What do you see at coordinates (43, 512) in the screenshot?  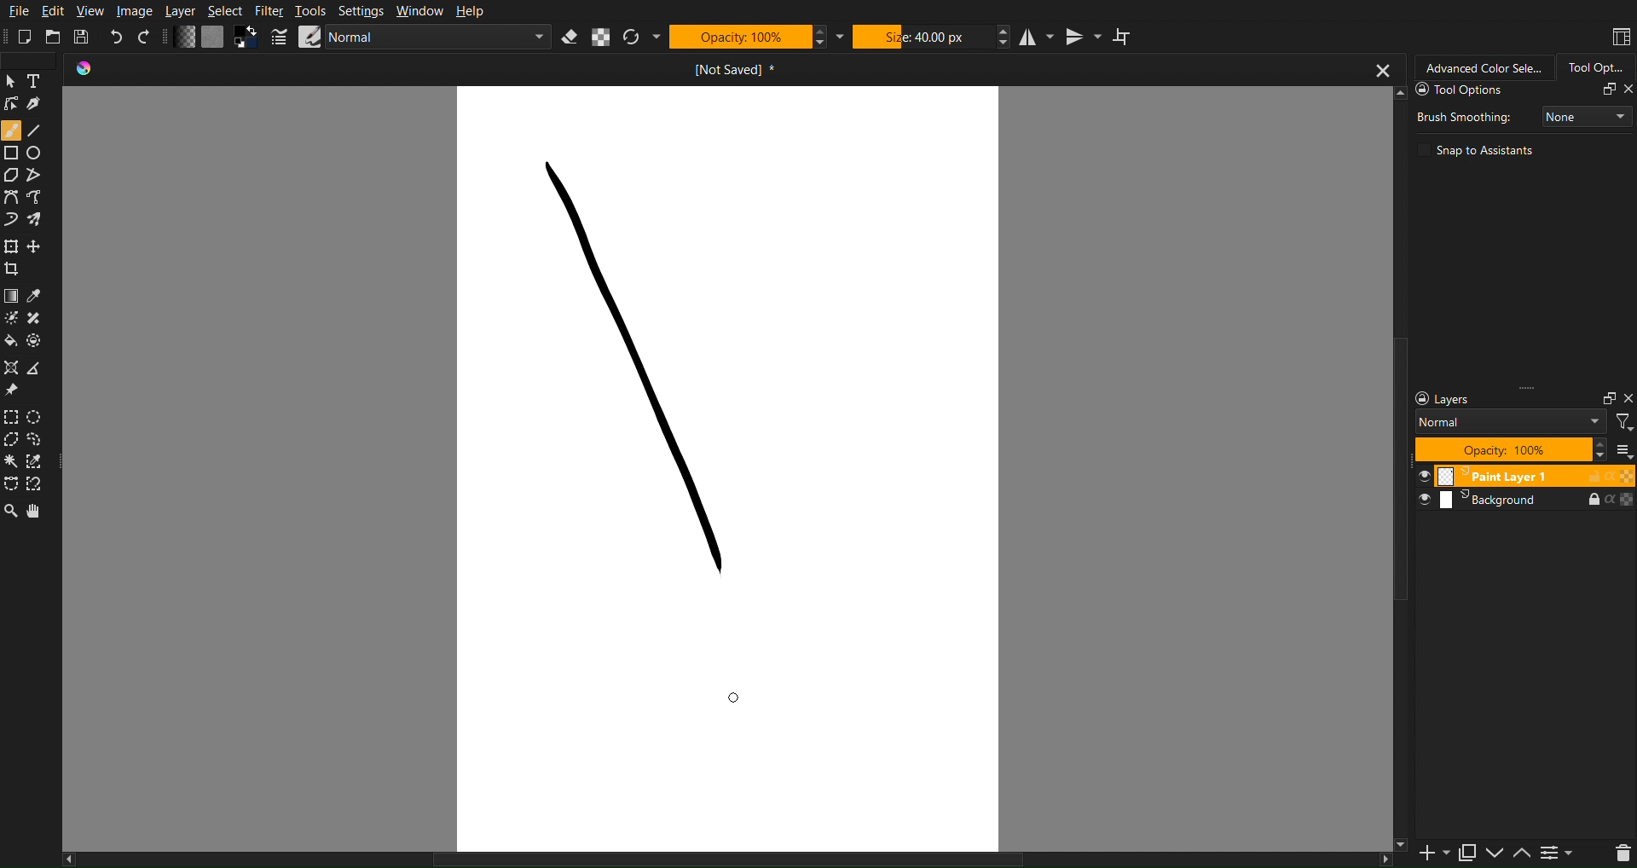 I see `Pan` at bounding box center [43, 512].